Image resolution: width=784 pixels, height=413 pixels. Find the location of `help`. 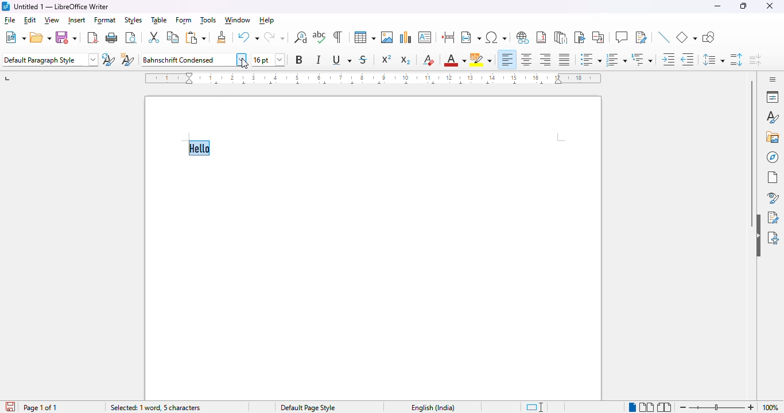

help is located at coordinates (267, 21).